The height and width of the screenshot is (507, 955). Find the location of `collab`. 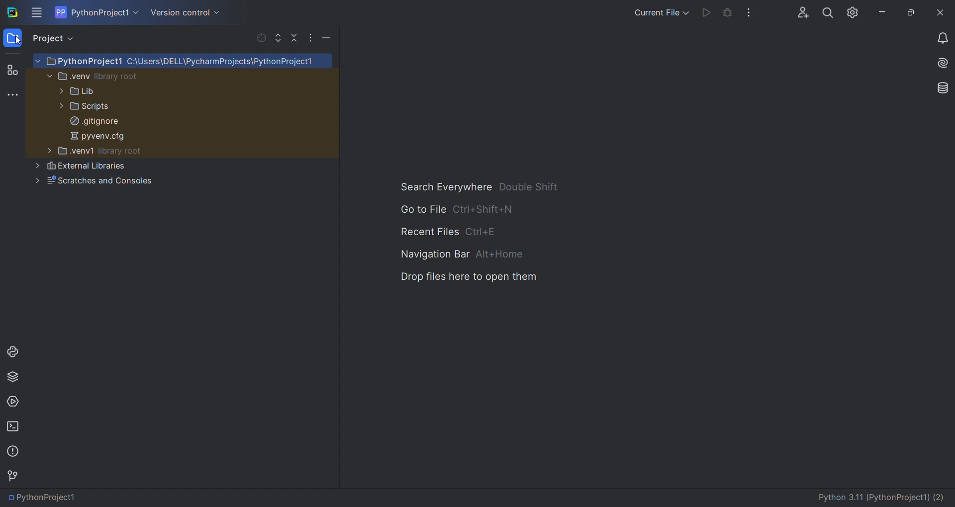

collab is located at coordinates (801, 11).